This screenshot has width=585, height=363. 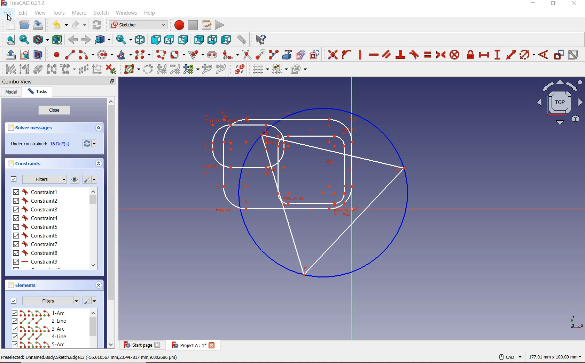 I want to click on symmetry, so click(x=51, y=70).